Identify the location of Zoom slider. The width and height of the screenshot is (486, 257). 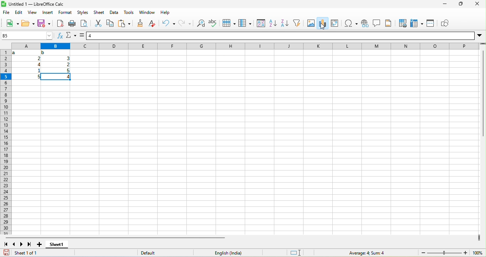
(444, 253).